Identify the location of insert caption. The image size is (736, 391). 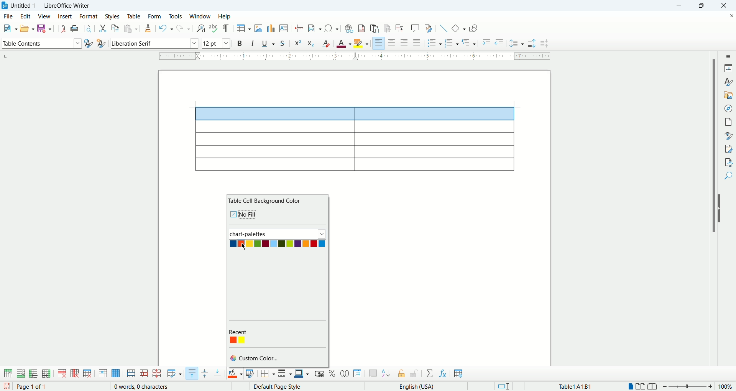
(373, 373).